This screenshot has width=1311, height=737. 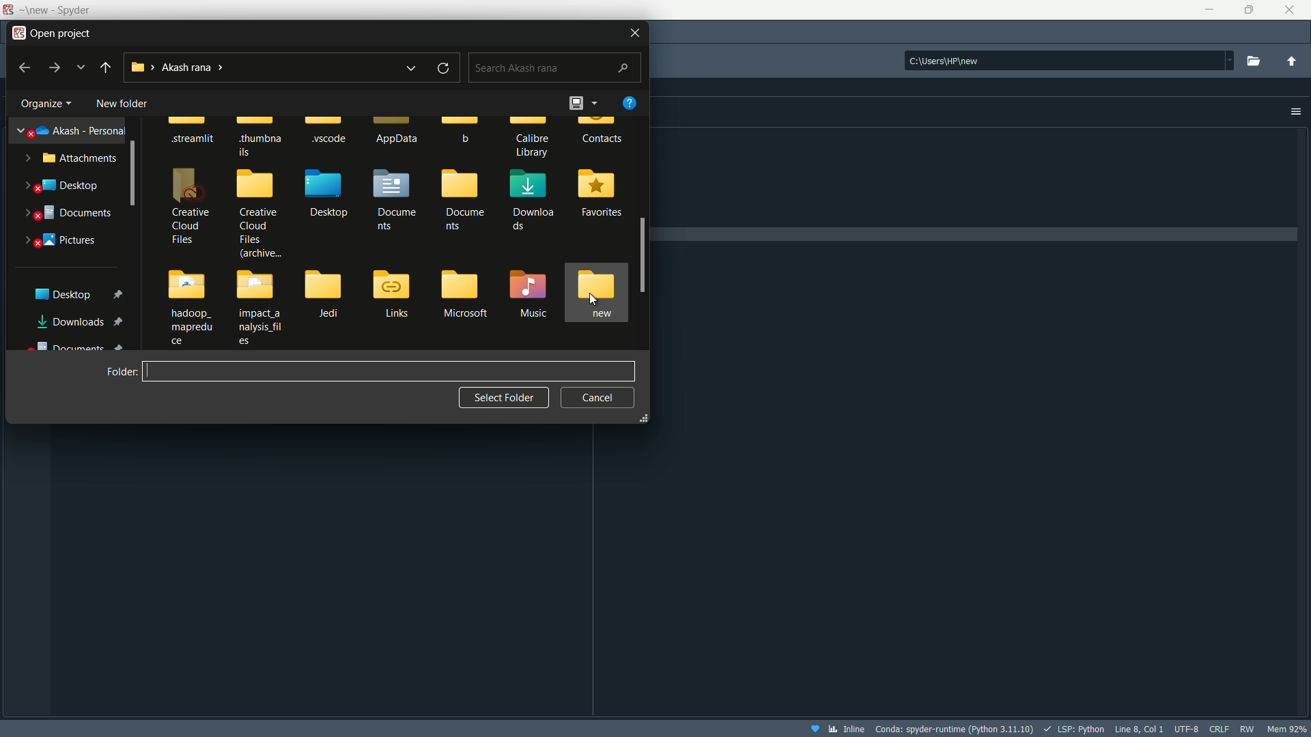 I want to click on change view, so click(x=581, y=102).